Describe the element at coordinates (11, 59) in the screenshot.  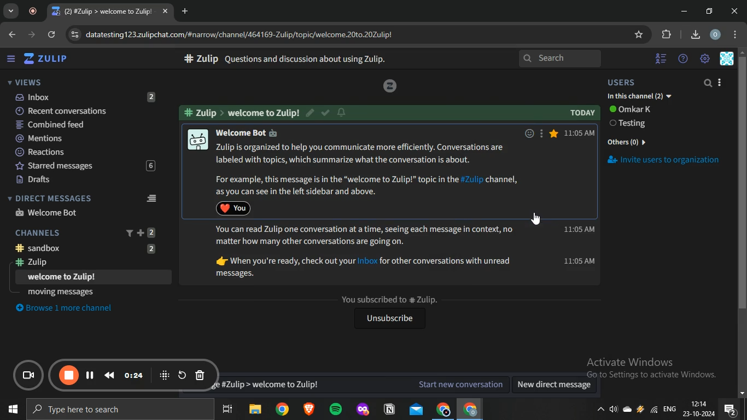
I see `sidebar` at that location.